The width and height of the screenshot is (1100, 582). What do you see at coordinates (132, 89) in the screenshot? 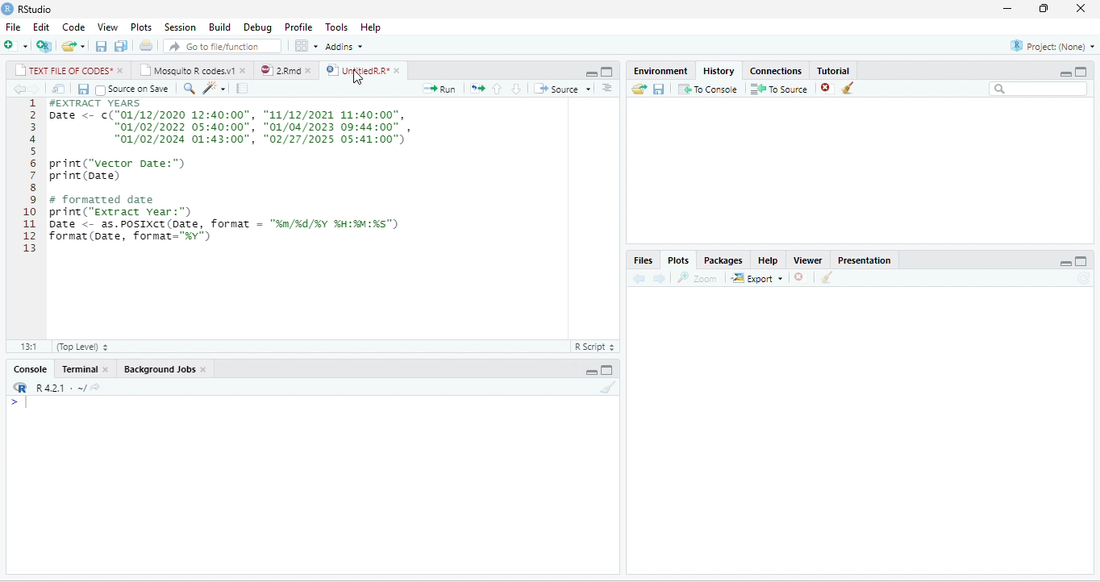
I see `Source on Save` at bounding box center [132, 89].